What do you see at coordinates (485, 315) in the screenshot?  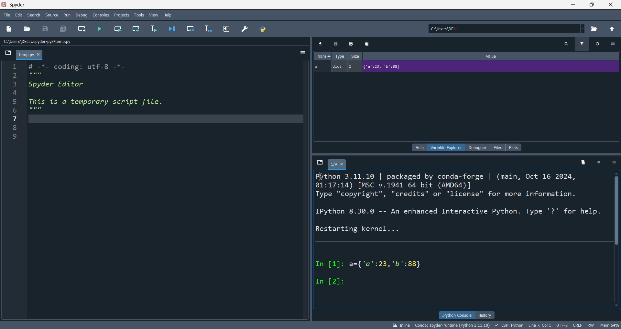 I see `history` at bounding box center [485, 315].